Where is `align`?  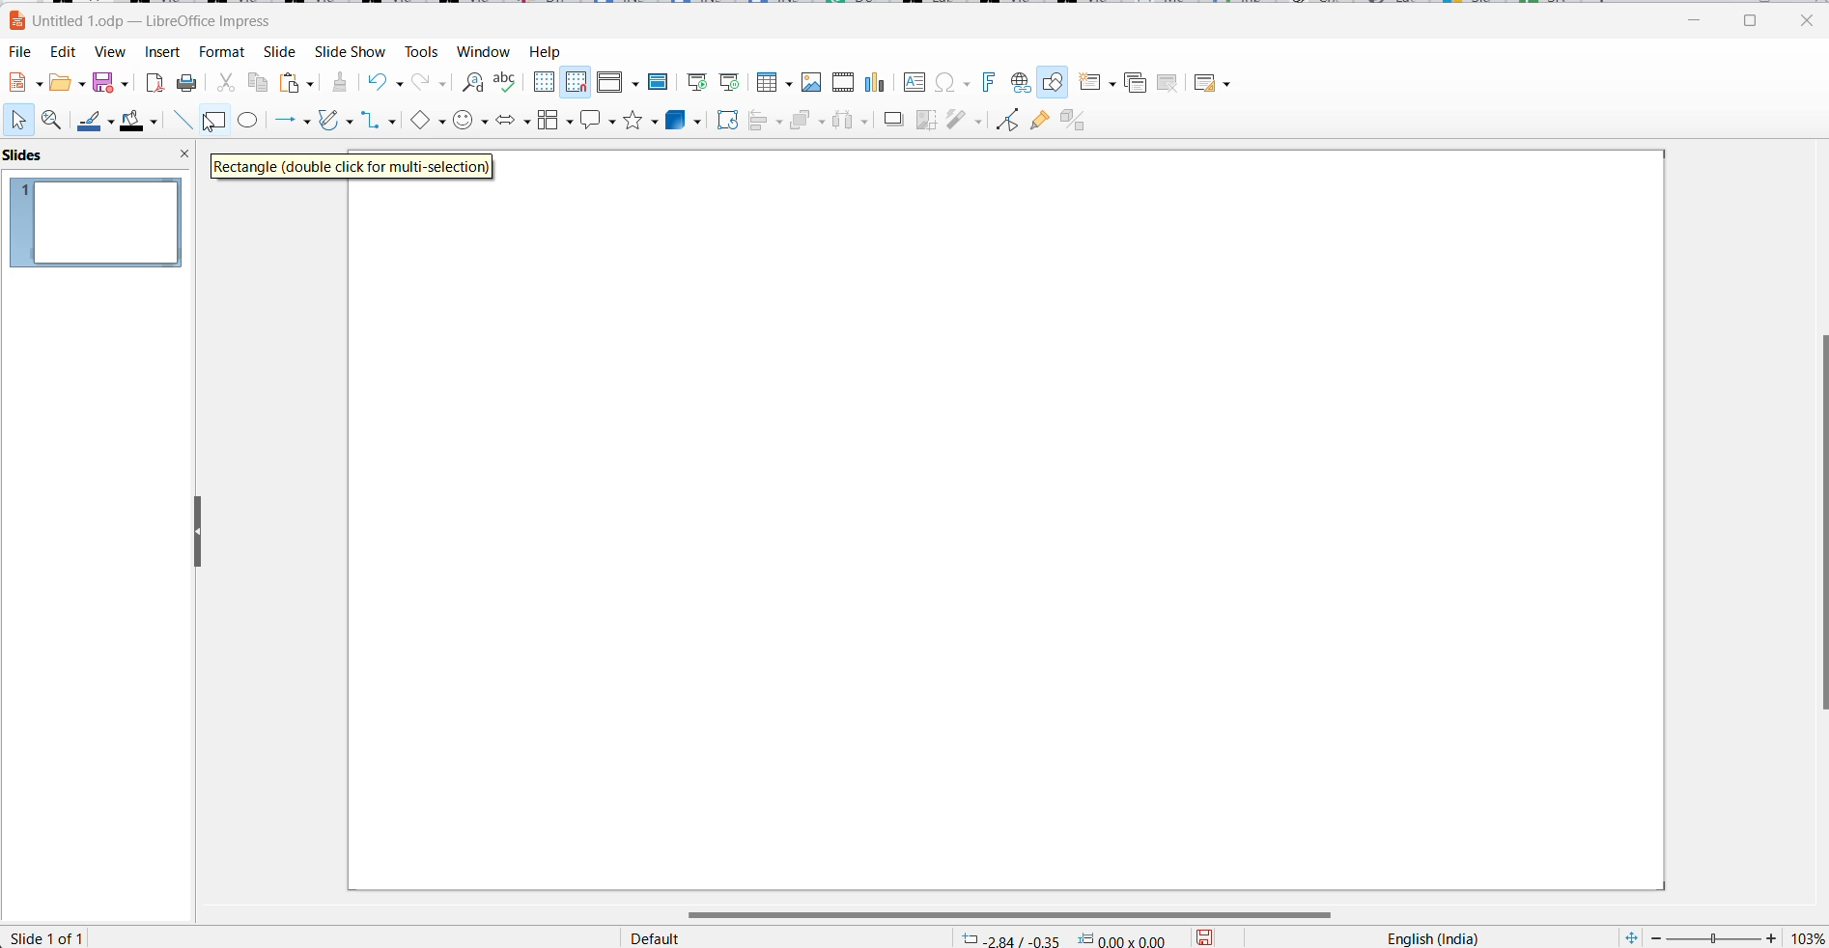 align is located at coordinates (766, 122).